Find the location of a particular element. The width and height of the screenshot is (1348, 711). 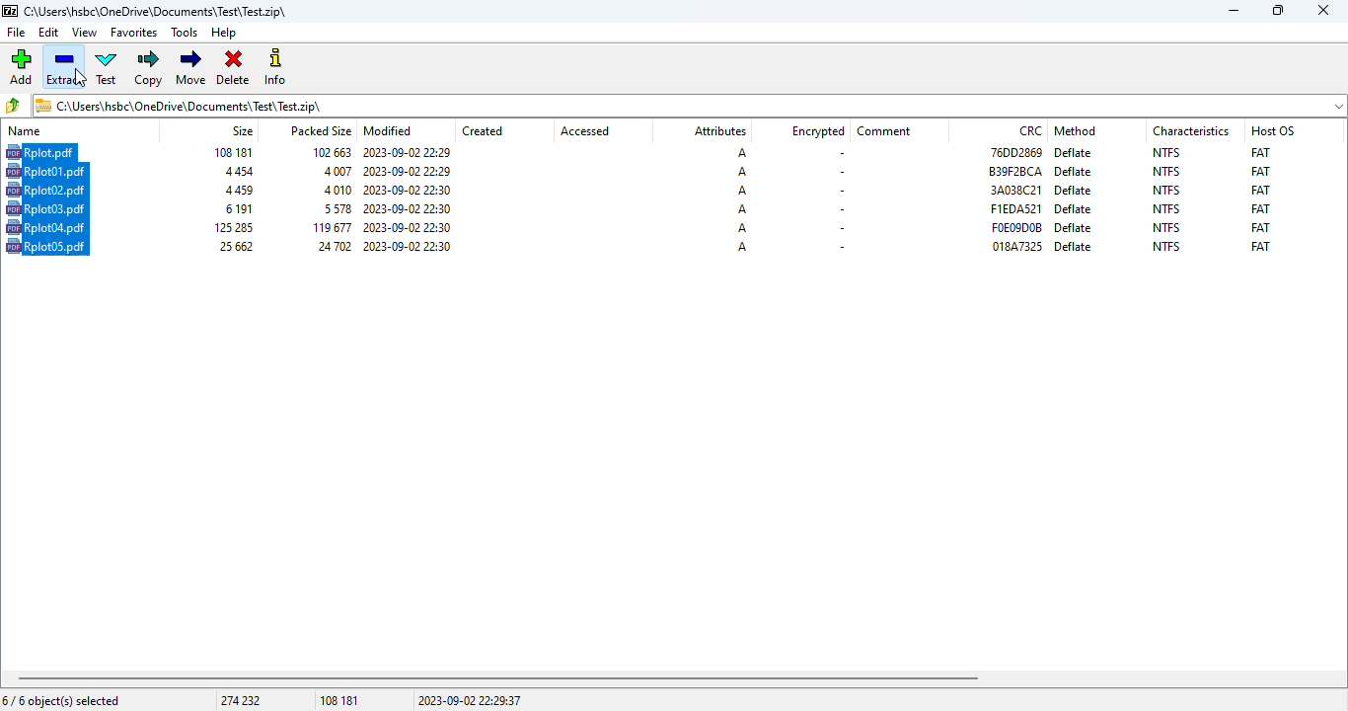

A is located at coordinates (742, 208).